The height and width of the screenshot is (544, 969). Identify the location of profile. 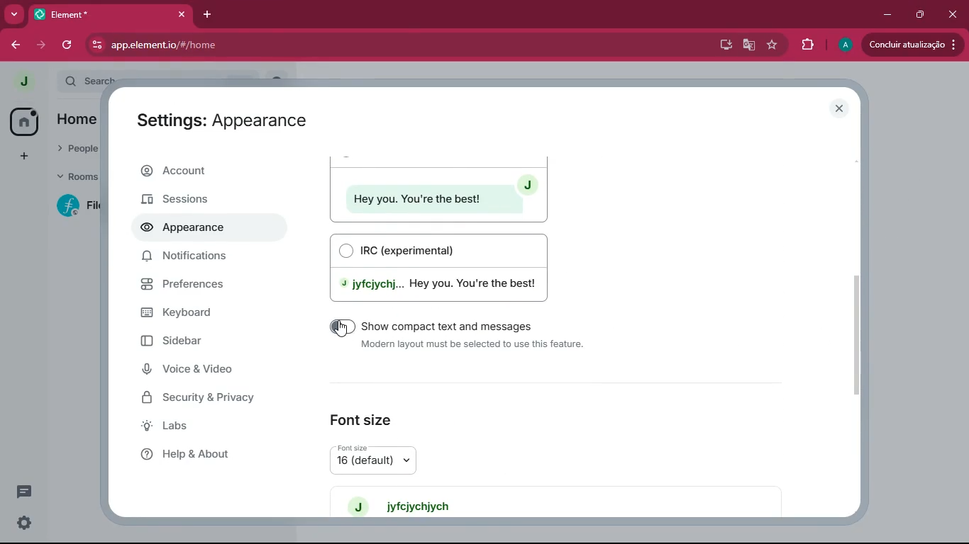
(843, 46).